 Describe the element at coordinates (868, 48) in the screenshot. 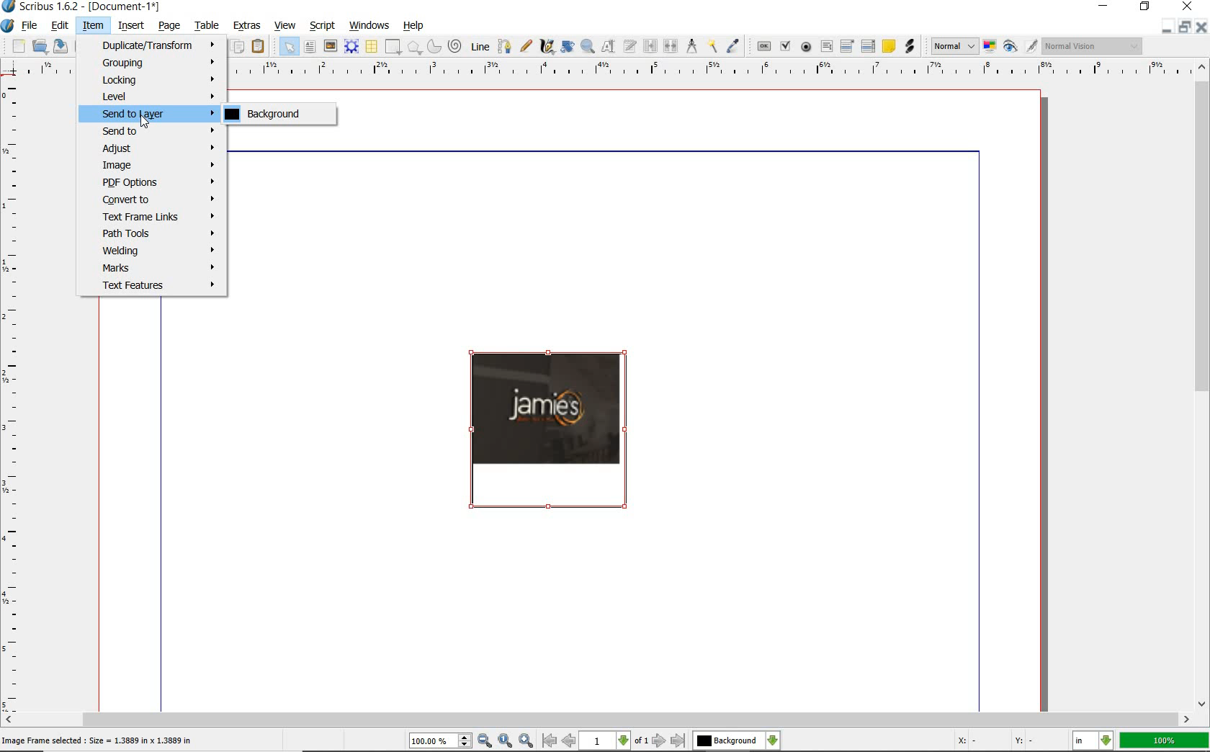

I see `pdf list box` at that location.